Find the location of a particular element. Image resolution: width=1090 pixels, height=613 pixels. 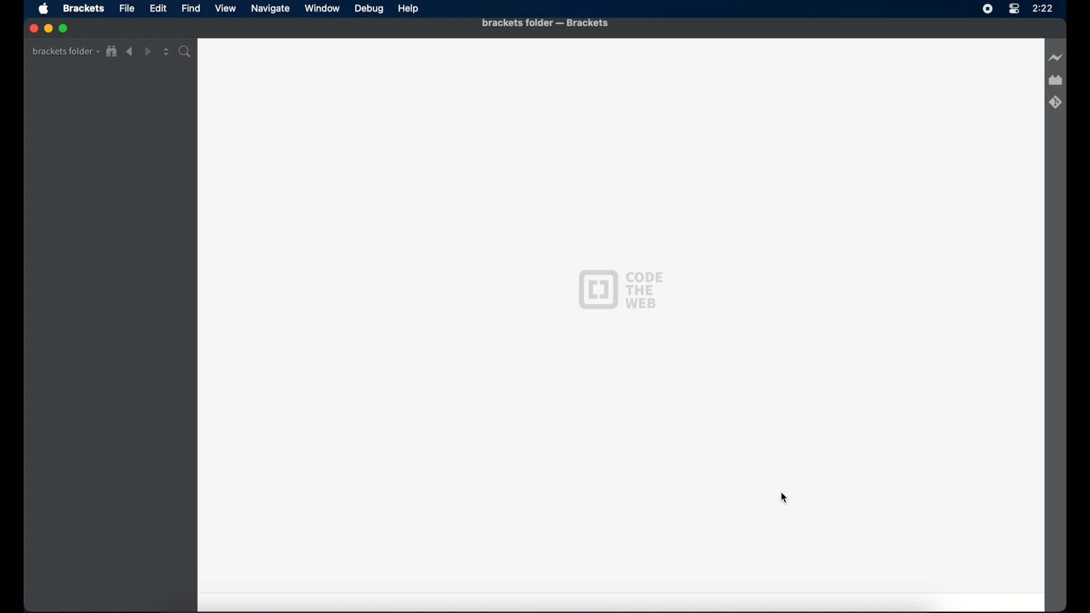

edit is located at coordinates (158, 9).